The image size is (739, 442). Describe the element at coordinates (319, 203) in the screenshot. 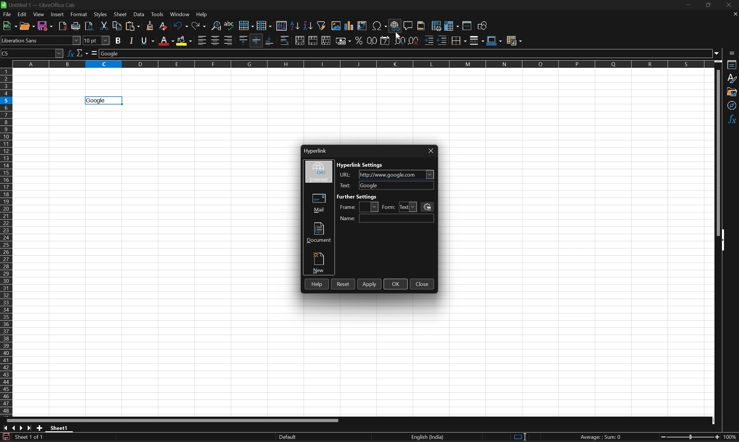

I see `Mail` at that location.